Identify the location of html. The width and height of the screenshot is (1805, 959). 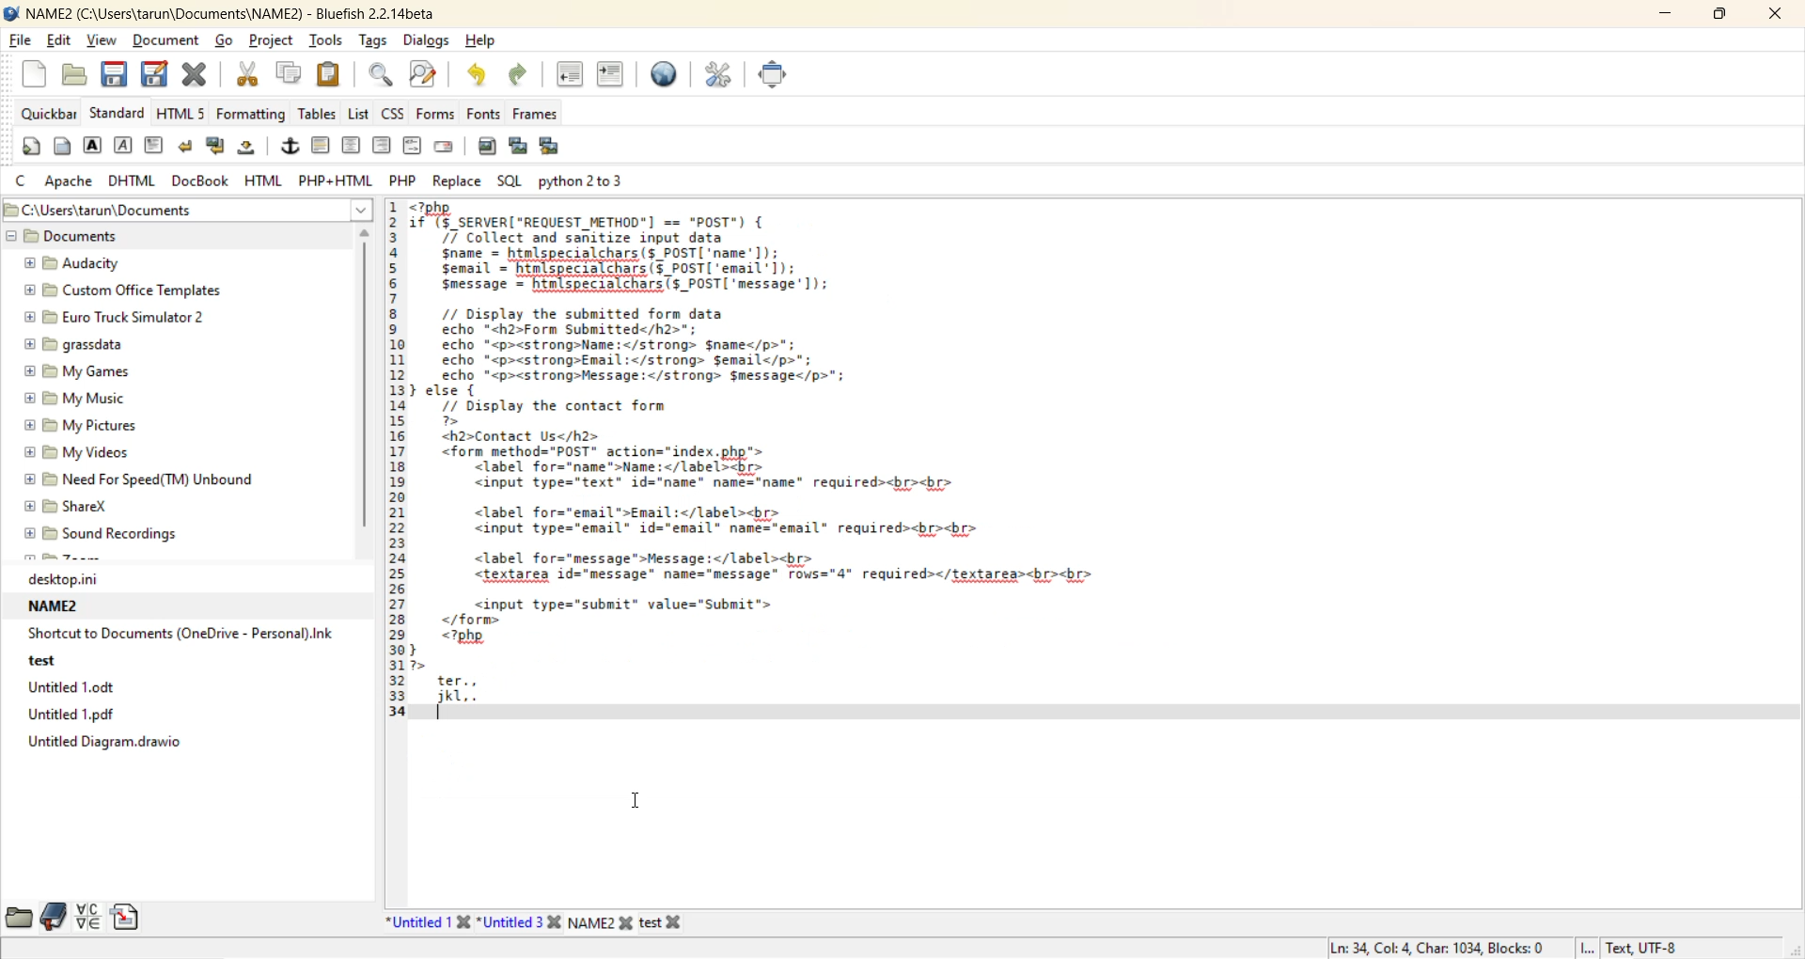
(263, 181).